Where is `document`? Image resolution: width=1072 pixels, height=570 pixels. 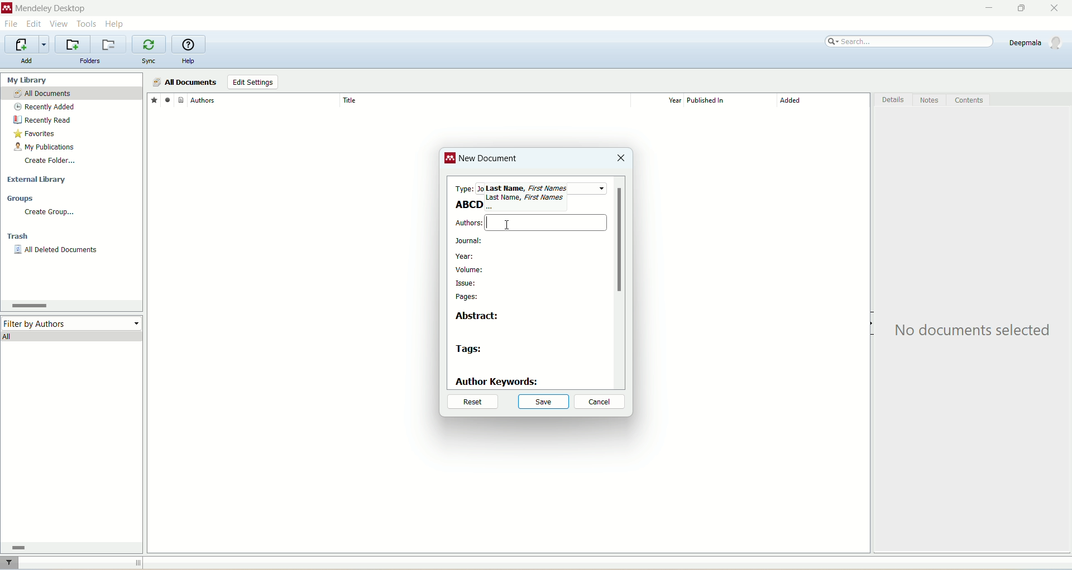 document is located at coordinates (181, 99).